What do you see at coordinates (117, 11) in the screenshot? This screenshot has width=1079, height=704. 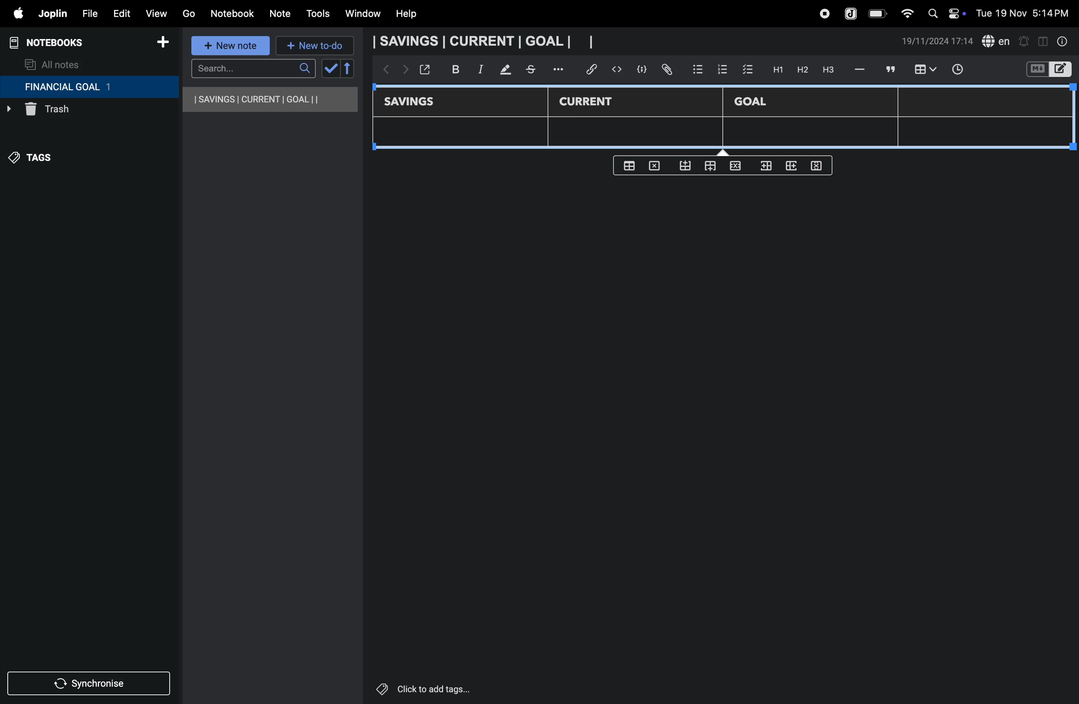 I see `edit` at bounding box center [117, 11].